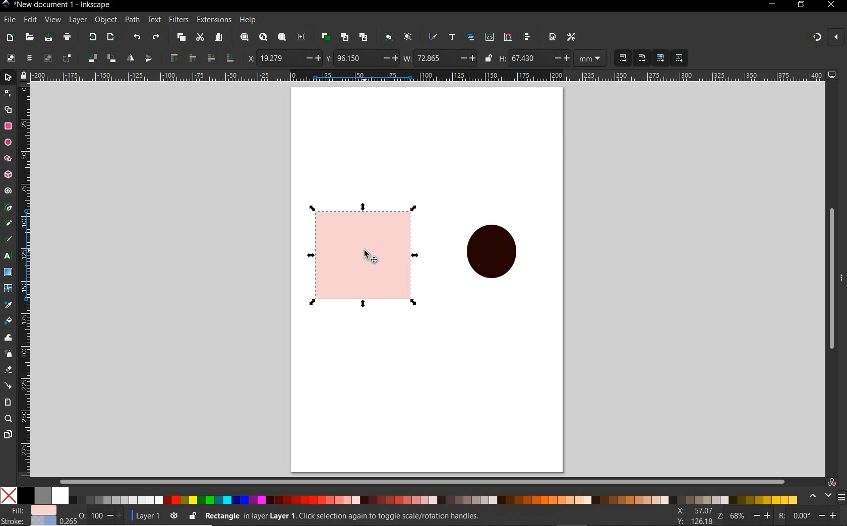  I want to click on Inkscape, so click(7, 5).